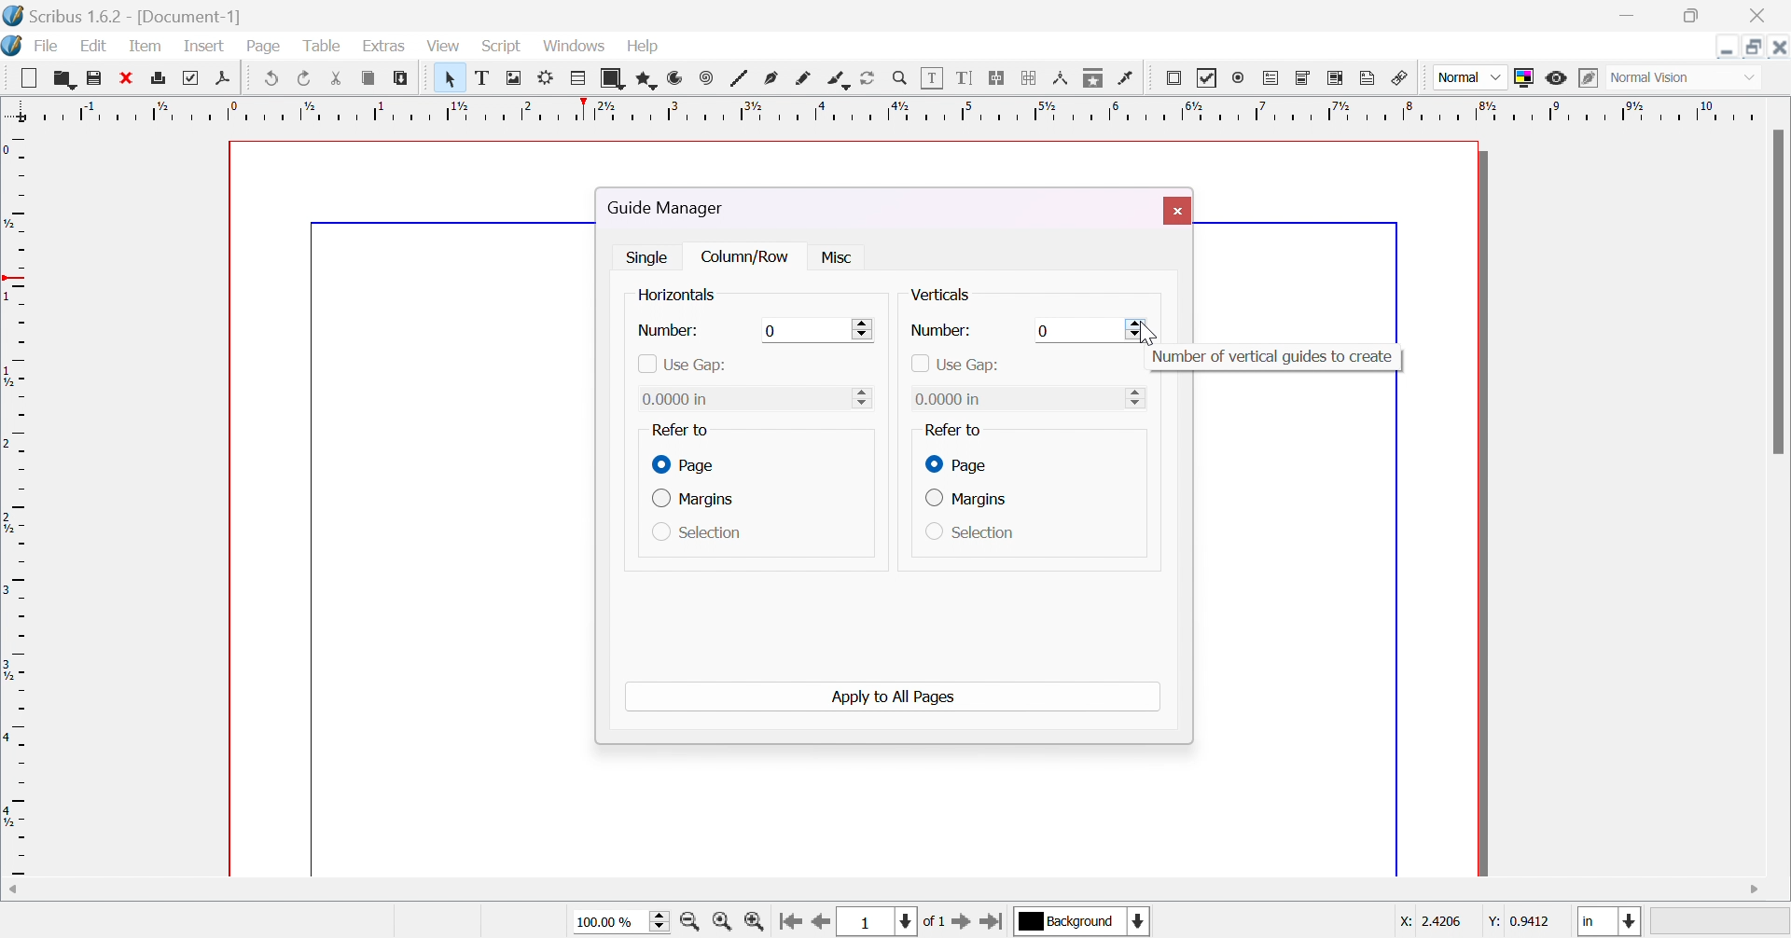  Describe the element at coordinates (756, 920) in the screenshot. I see `zoom in` at that location.